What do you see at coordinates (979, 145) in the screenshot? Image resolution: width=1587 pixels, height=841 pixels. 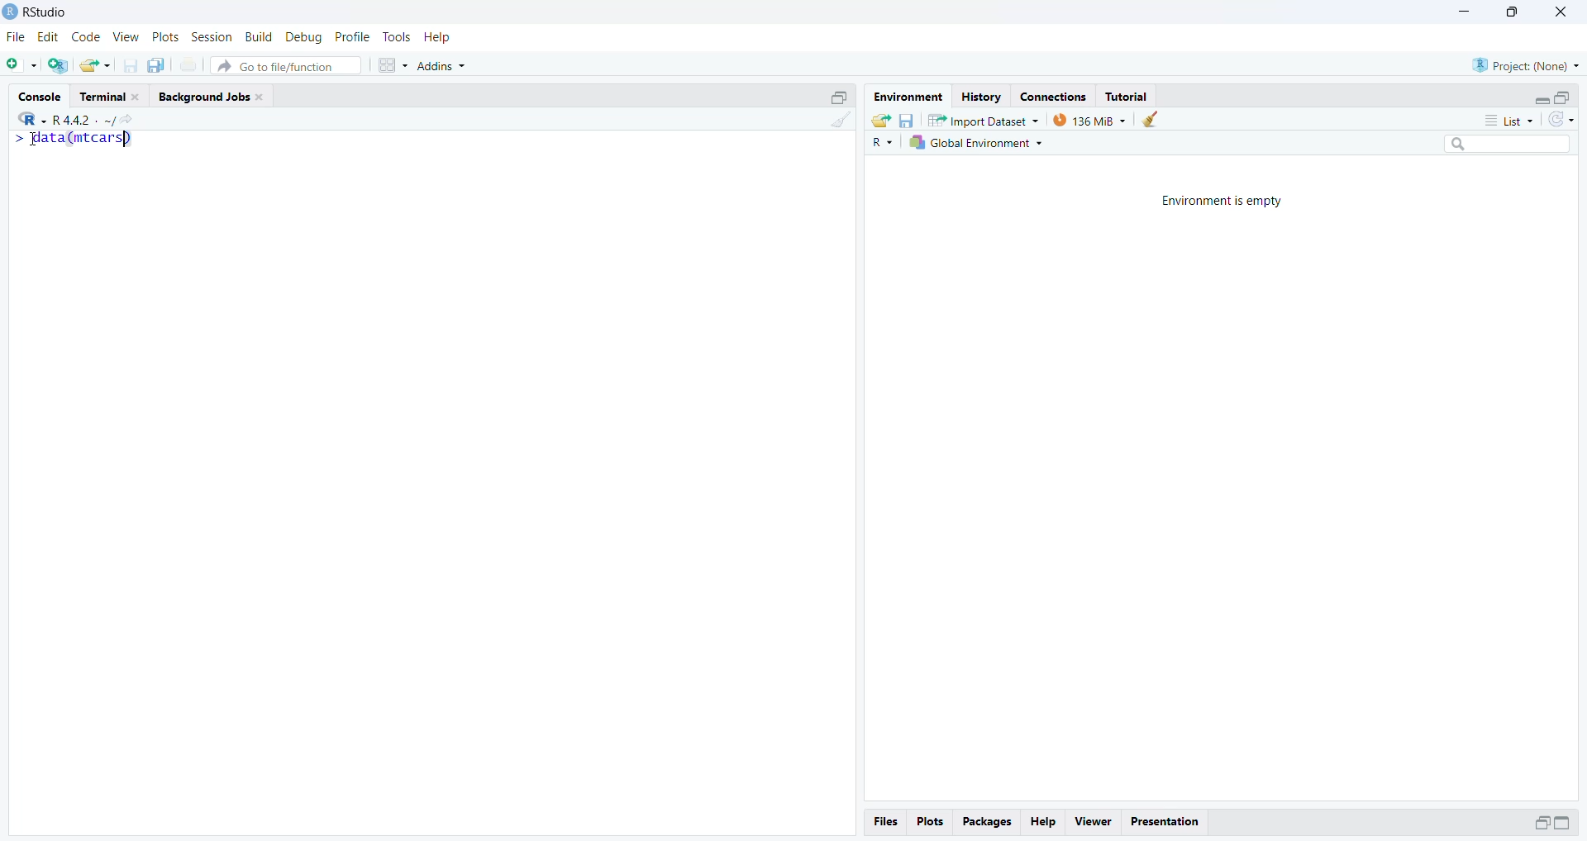 I see `Global Environment` at bounding box center [979, 145].